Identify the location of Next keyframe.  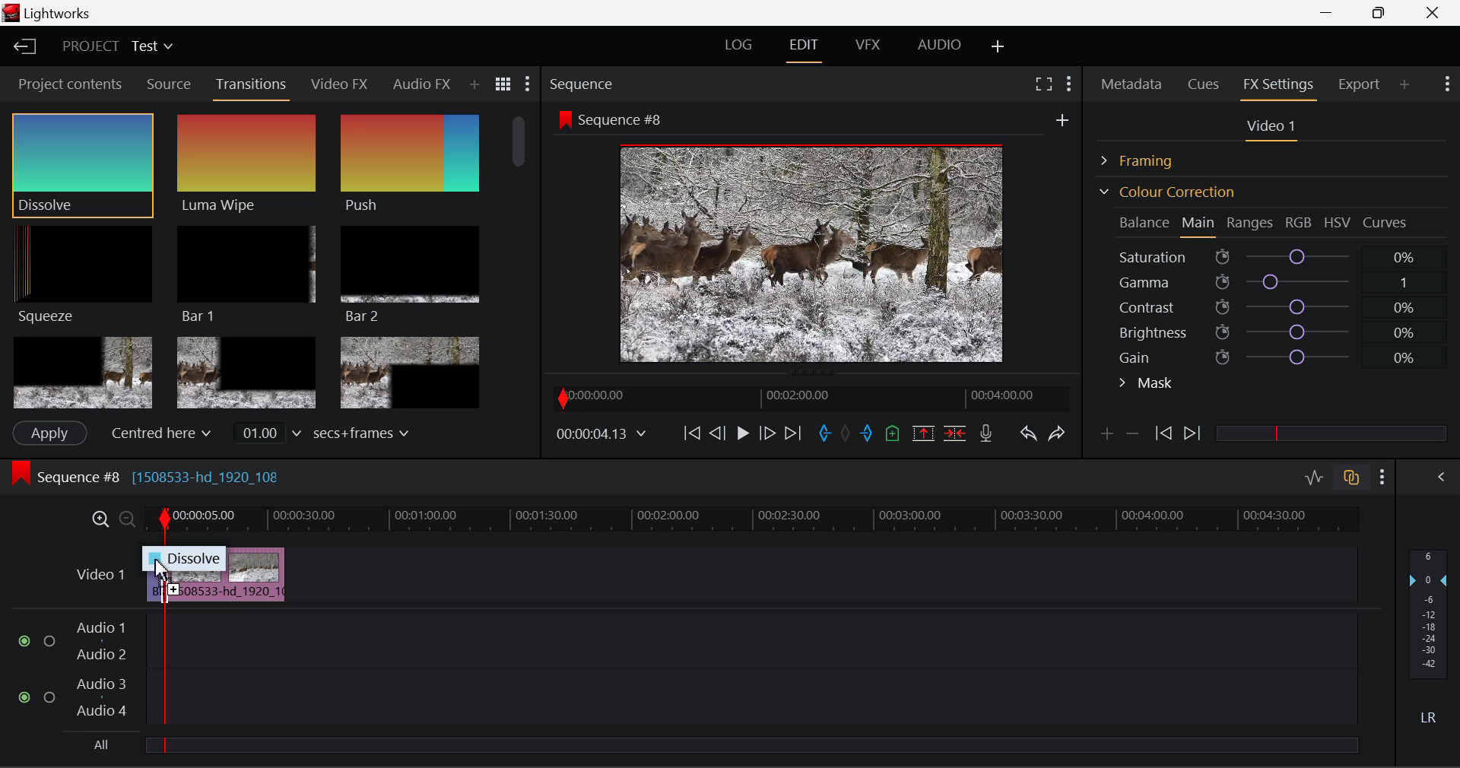
(1194, 434).